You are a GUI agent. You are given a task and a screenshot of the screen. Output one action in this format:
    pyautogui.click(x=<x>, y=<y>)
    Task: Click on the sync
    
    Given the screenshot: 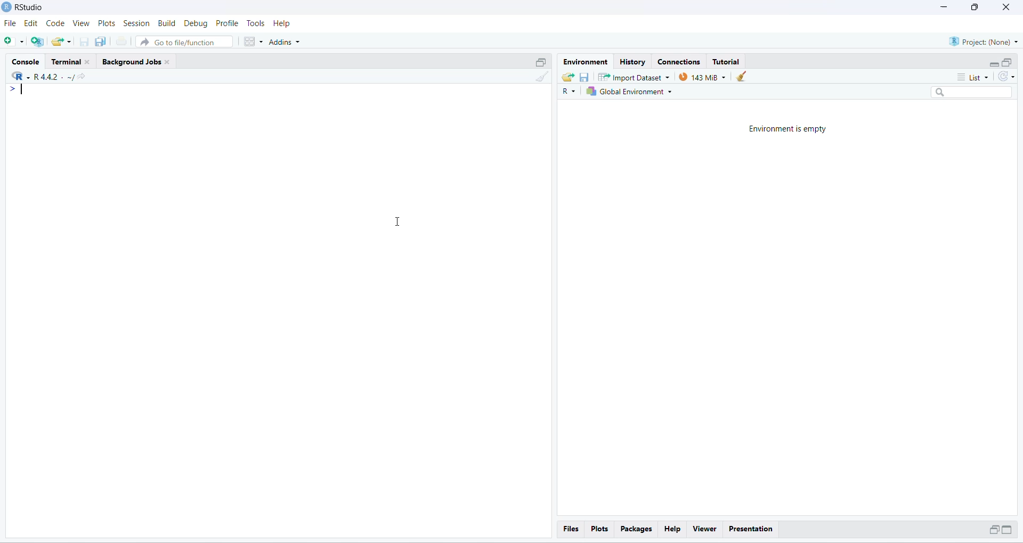 What is the action you would take?
    pyautogui.click(x=1006, y=76)
    